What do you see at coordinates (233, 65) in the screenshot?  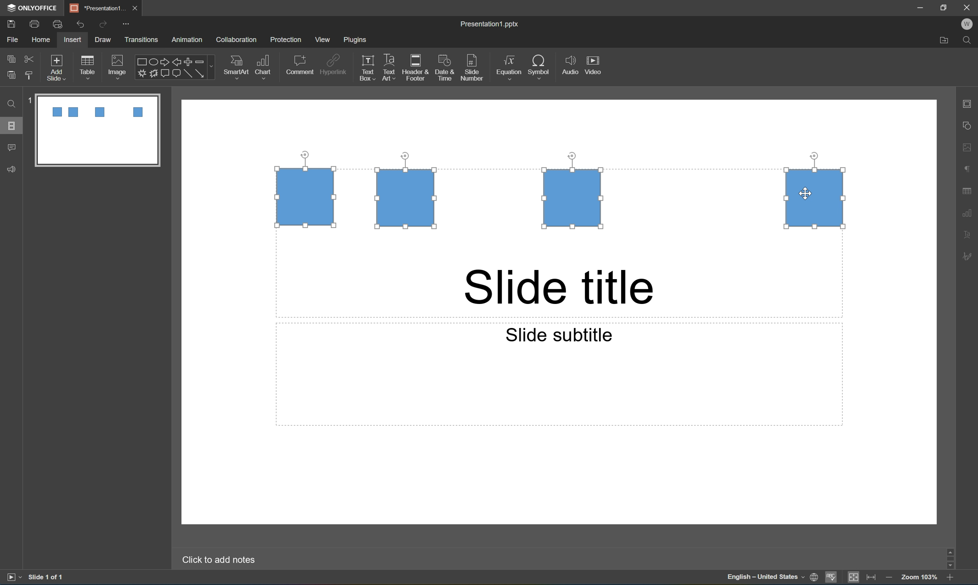 I see `smart art` at bounding box center [233, 65].